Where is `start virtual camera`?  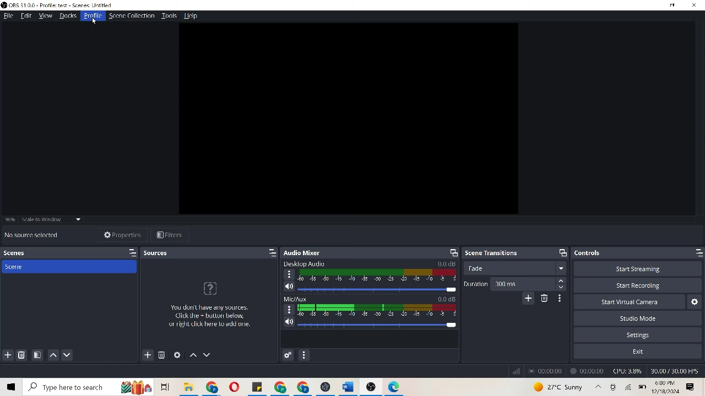 start virtual camera is located at coordinates (637, 304).